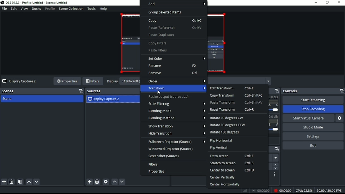 The height and width of the screenshot is (194, 345). Describe the element at coordinates (14, 9) in the screenshot. I see `Edit` at that location.